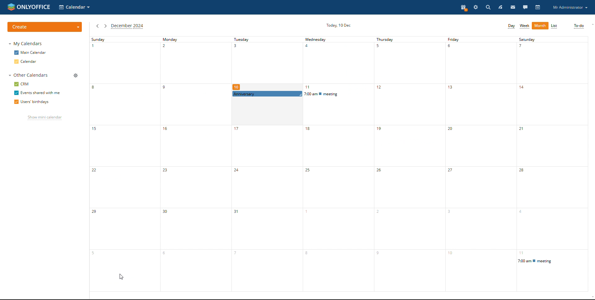 Image resolution: width=595 pixels, height=300 pixels. I want to click on current date, so click(338, 25).